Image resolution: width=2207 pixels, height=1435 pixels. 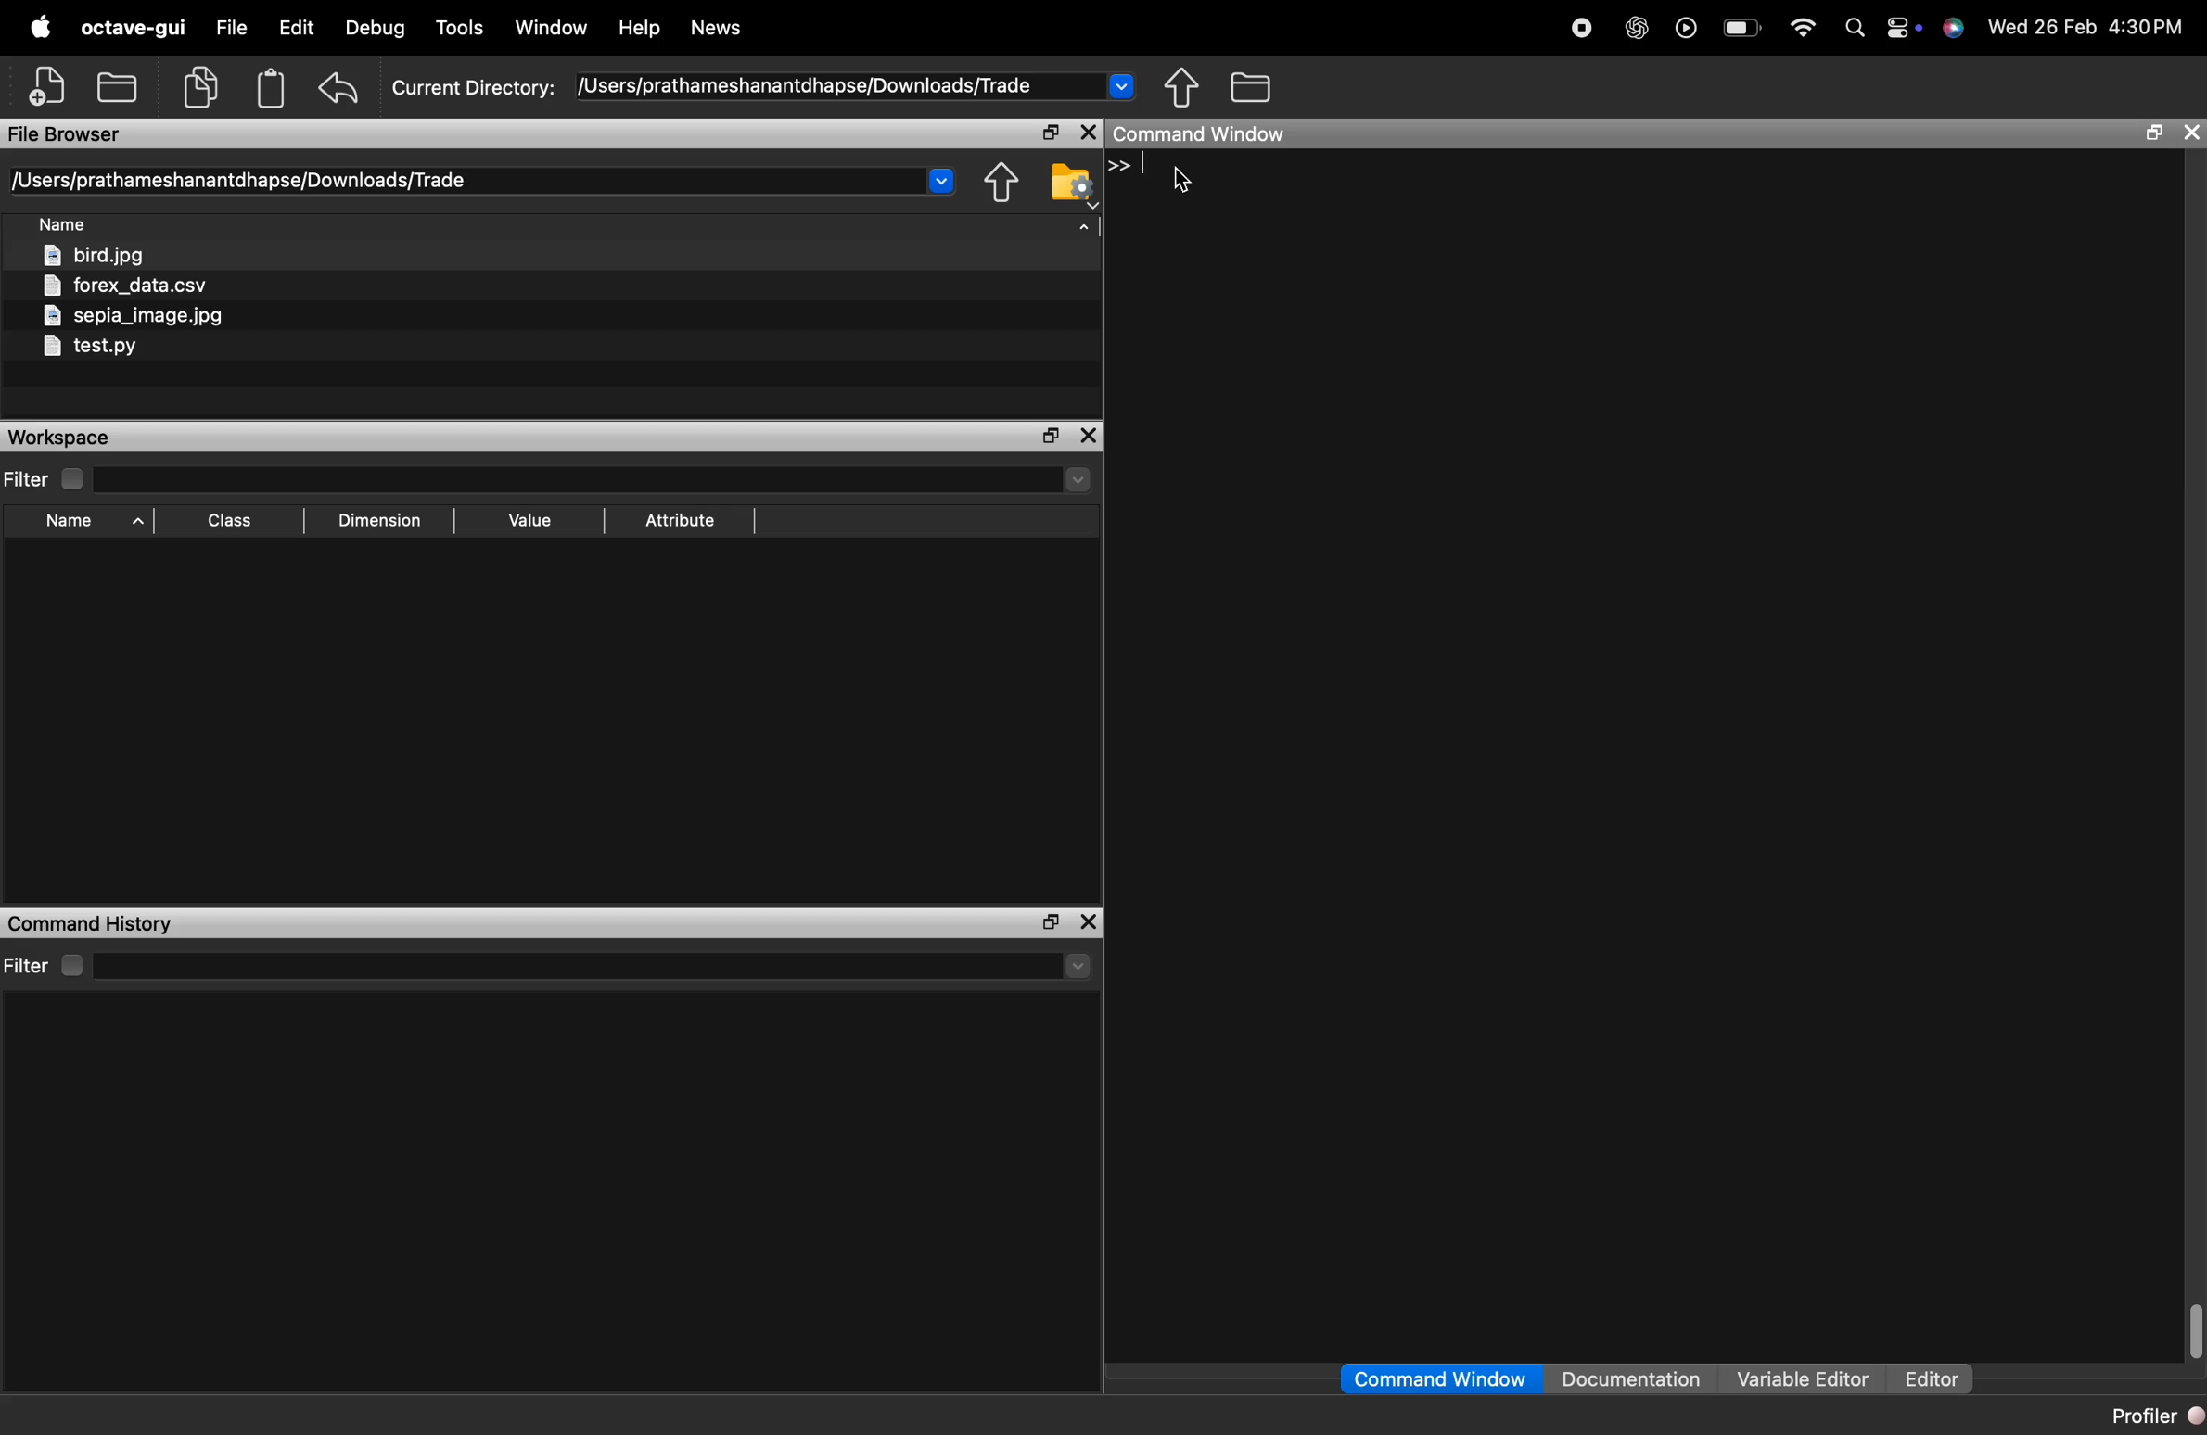 I want to click on add folder, so click(x=116, y=85).